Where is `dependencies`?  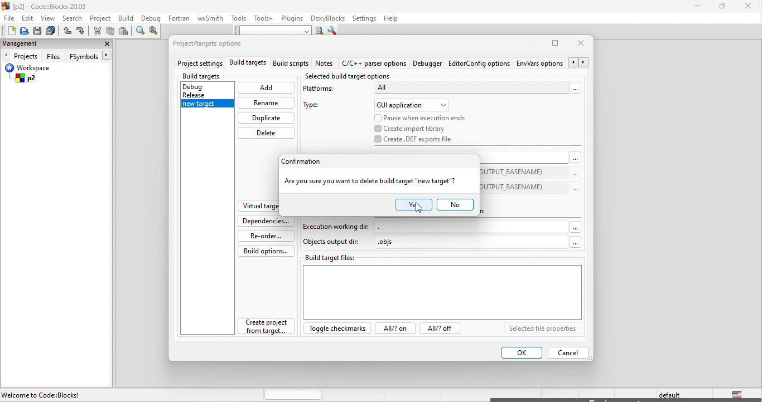
dependencies is located at coordinates (267, 222).